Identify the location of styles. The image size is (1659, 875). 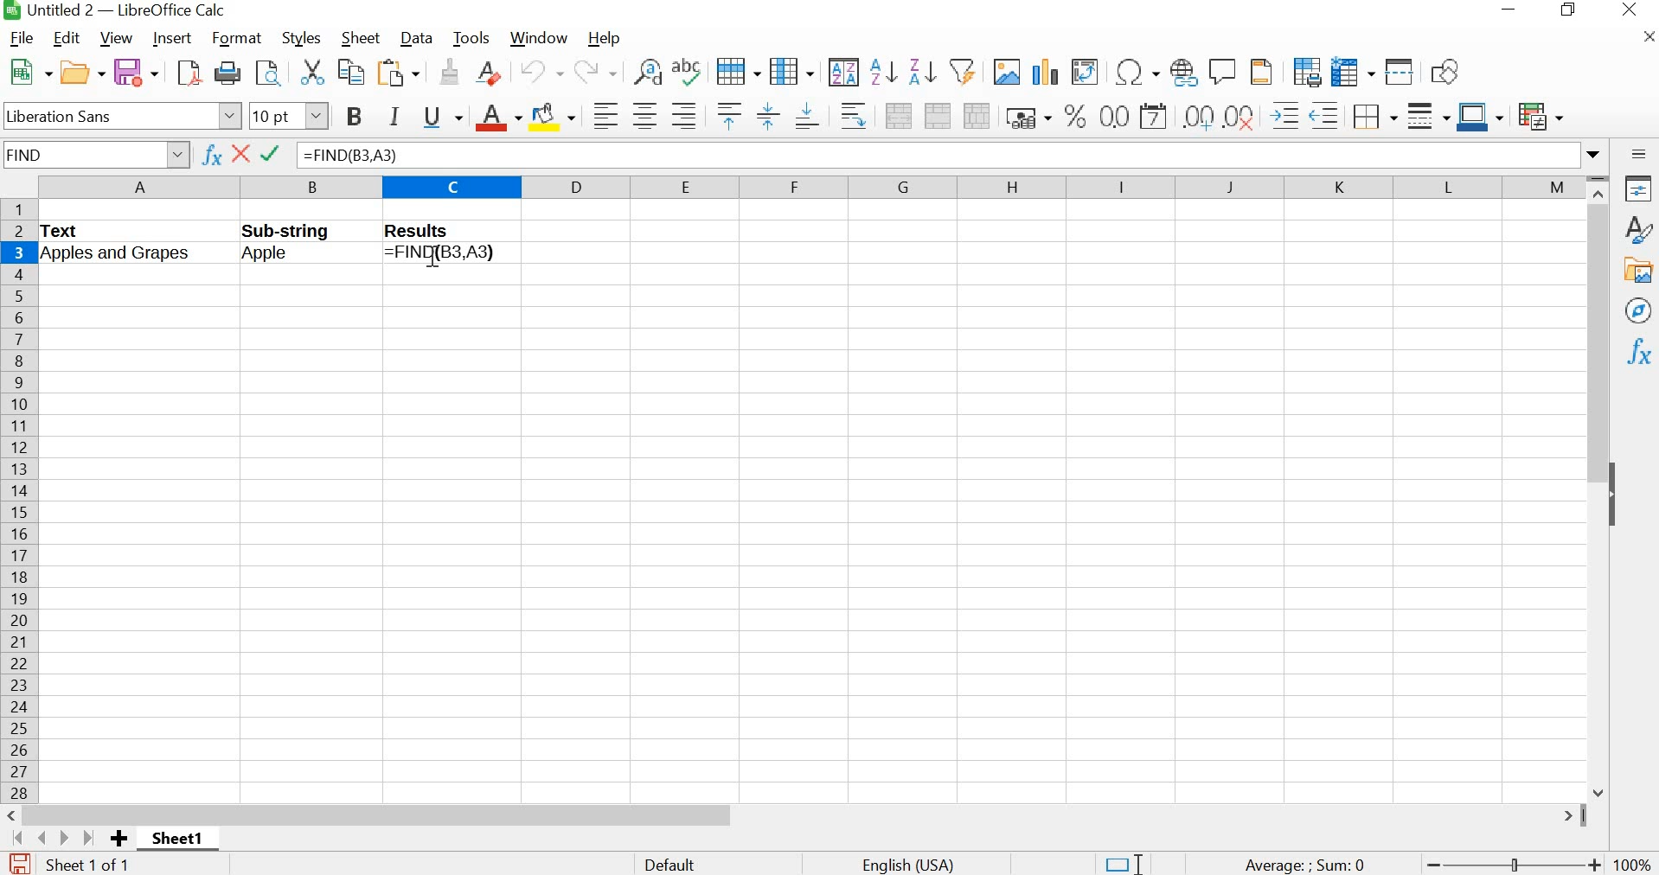
(1637, 229).